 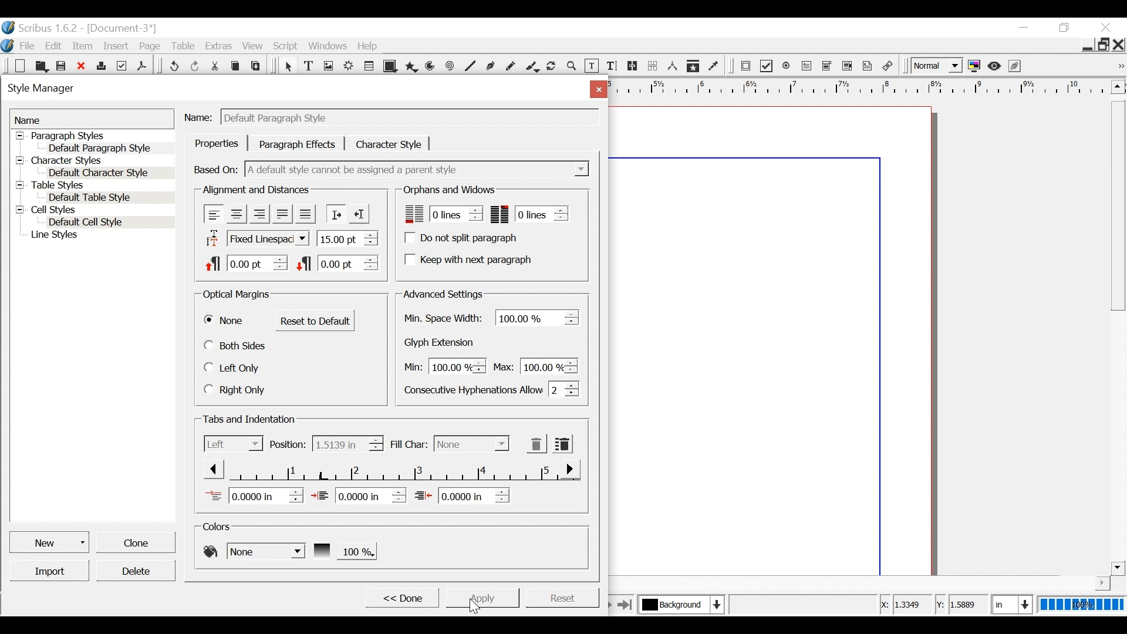 I want to click on Space Above, so click(x=246, y=262).